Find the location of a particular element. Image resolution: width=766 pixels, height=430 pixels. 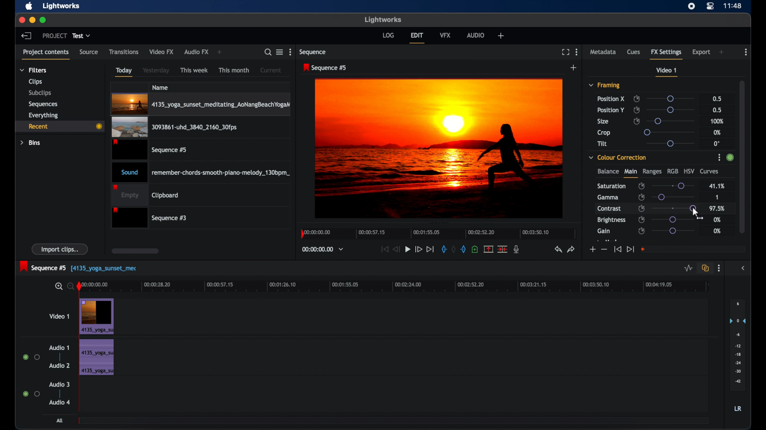

0% is located at coordinates (718, 132).